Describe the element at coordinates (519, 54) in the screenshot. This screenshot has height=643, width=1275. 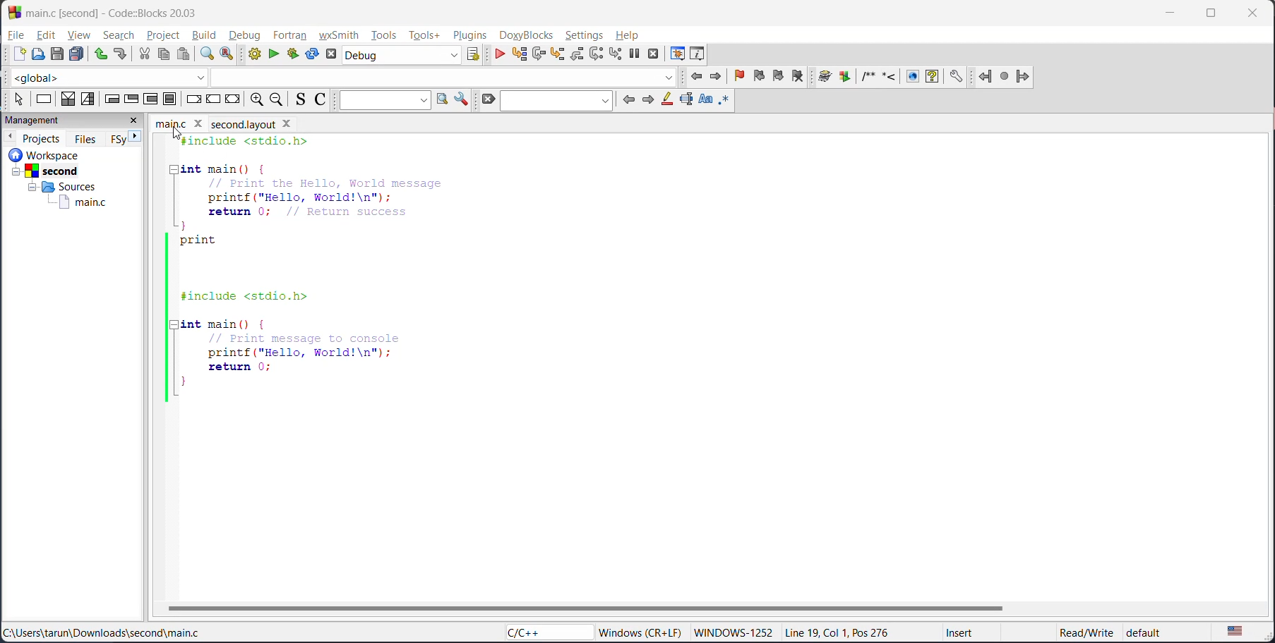
I see `run to cursor` at that location.